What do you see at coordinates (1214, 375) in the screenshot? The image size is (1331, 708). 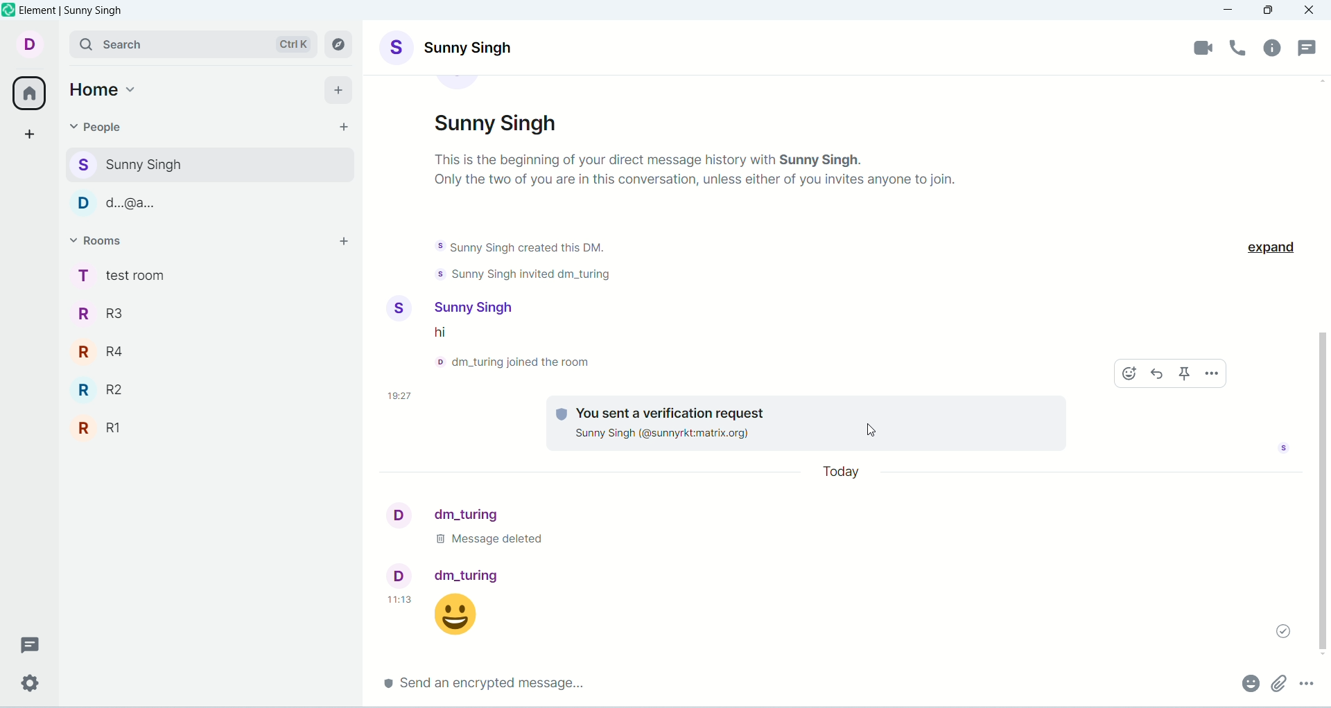 I see `options` at bounding box center [1214, 375].